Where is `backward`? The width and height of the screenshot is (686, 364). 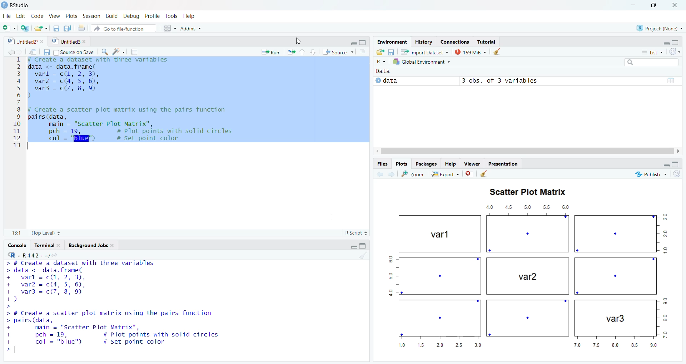
backward is located at coordinates (376, 174).